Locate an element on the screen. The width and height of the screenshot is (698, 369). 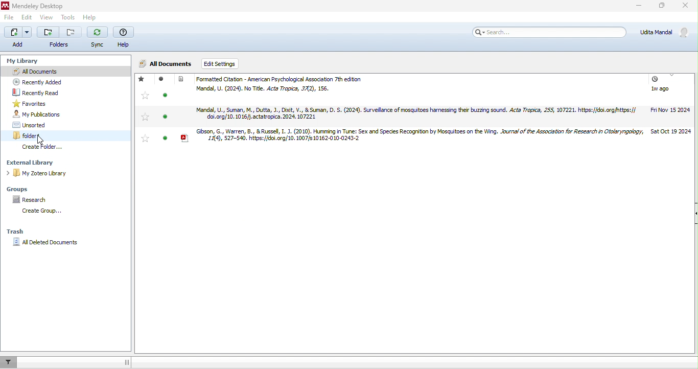
create group is located at coordinates (40, 211).